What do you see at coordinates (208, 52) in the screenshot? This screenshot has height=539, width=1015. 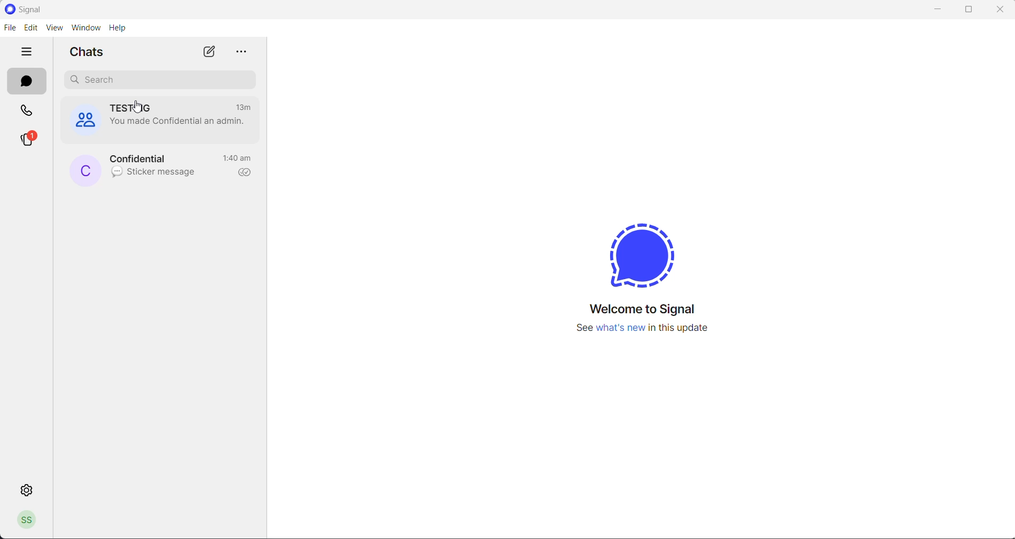 I see `new chat` at bounding box center [208, 52].